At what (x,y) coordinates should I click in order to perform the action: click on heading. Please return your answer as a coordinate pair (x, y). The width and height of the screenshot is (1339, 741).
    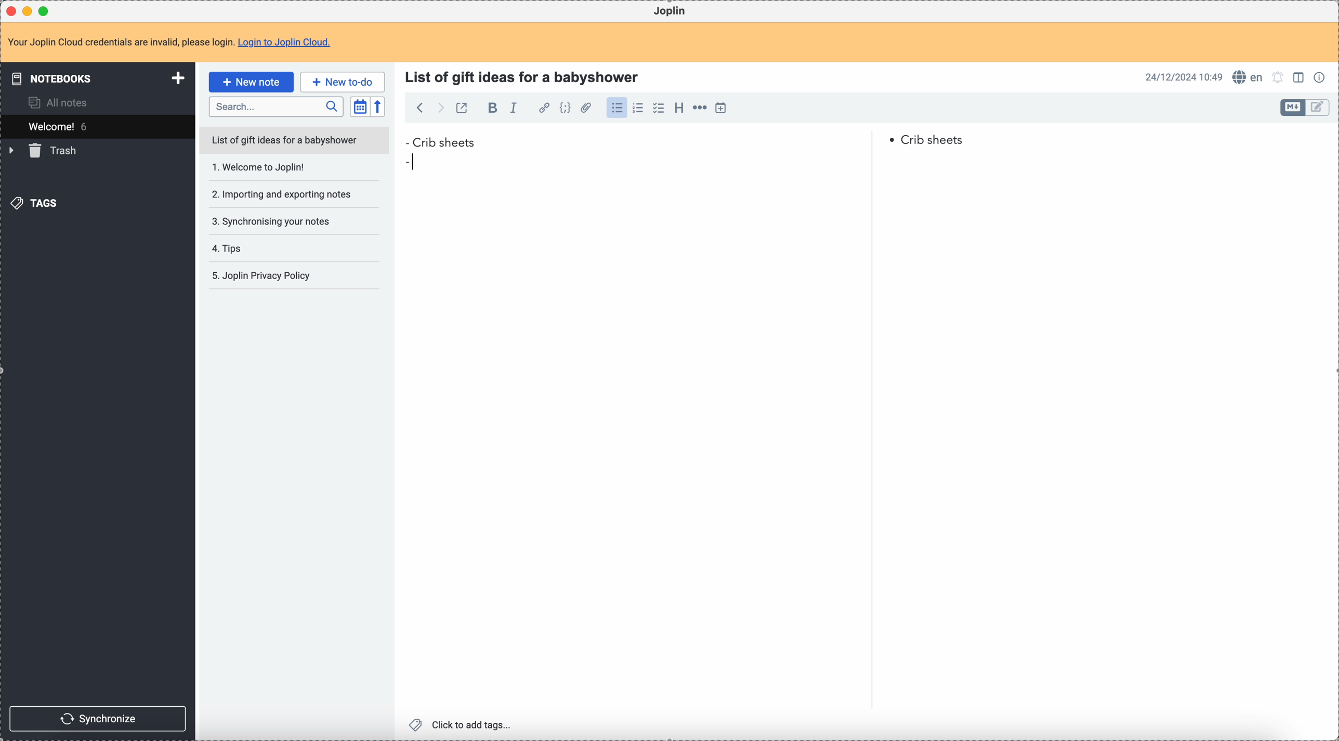
    Looking at the image, I should click on (679, 110).